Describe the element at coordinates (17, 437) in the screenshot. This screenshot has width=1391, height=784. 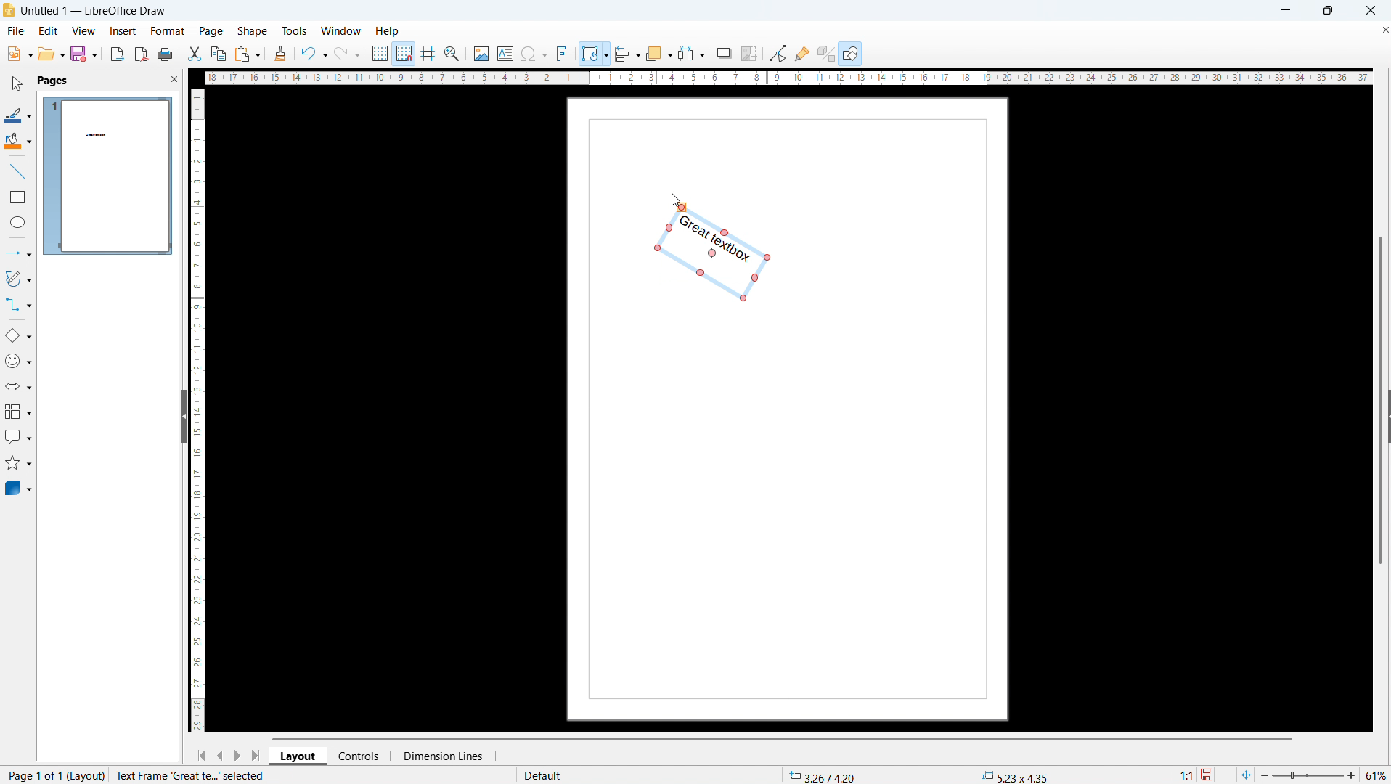
I see `callout shapes` at that location.